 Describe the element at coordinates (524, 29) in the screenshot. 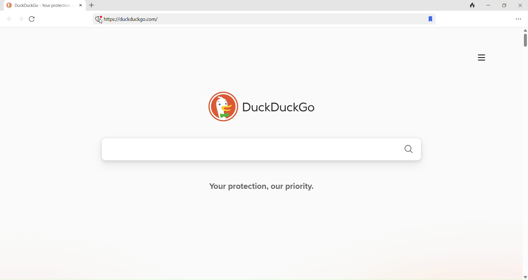

I see `up` at that location.